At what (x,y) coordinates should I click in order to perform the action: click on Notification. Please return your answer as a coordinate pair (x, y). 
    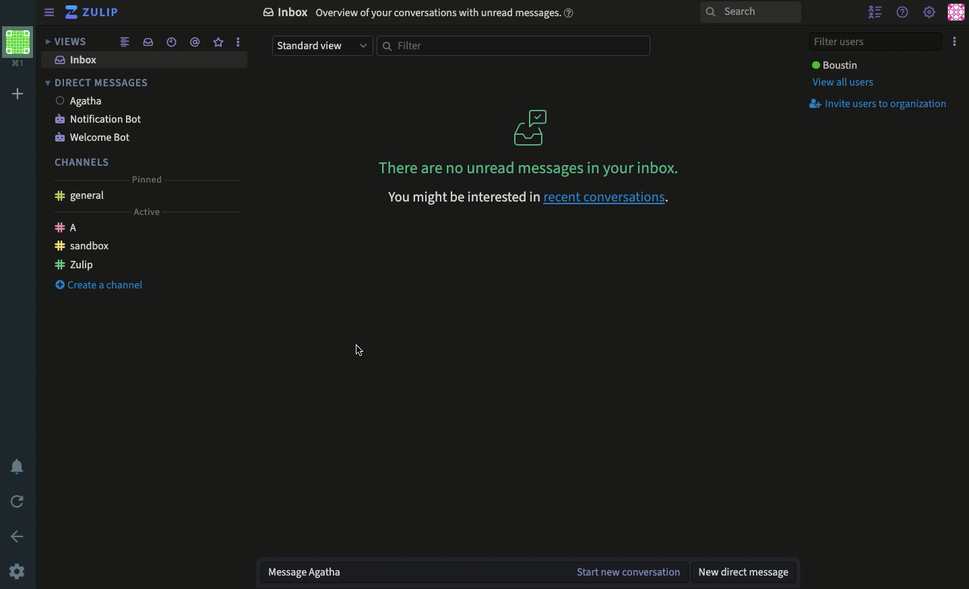
    Looking at the image, I should click on (15, 465).